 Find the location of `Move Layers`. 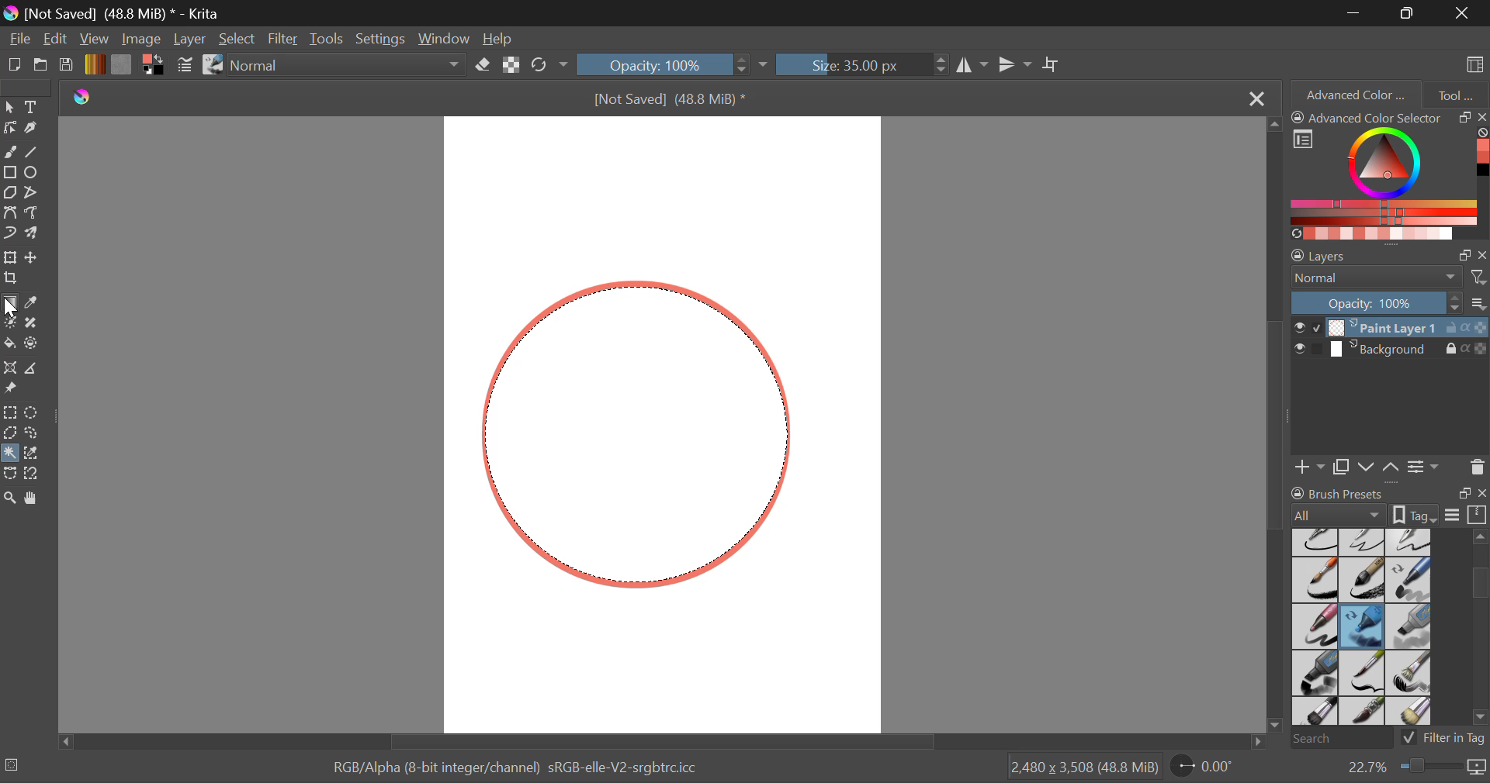

Move Layers is located at coordinates (1380, 465).